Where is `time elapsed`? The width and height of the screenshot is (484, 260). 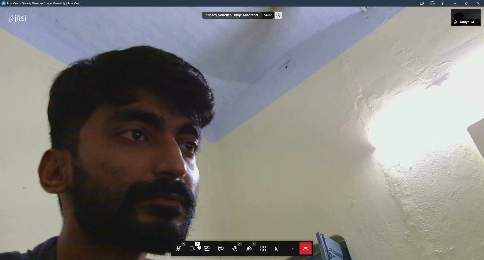 time elapsed is located at coordinates (267, 15).